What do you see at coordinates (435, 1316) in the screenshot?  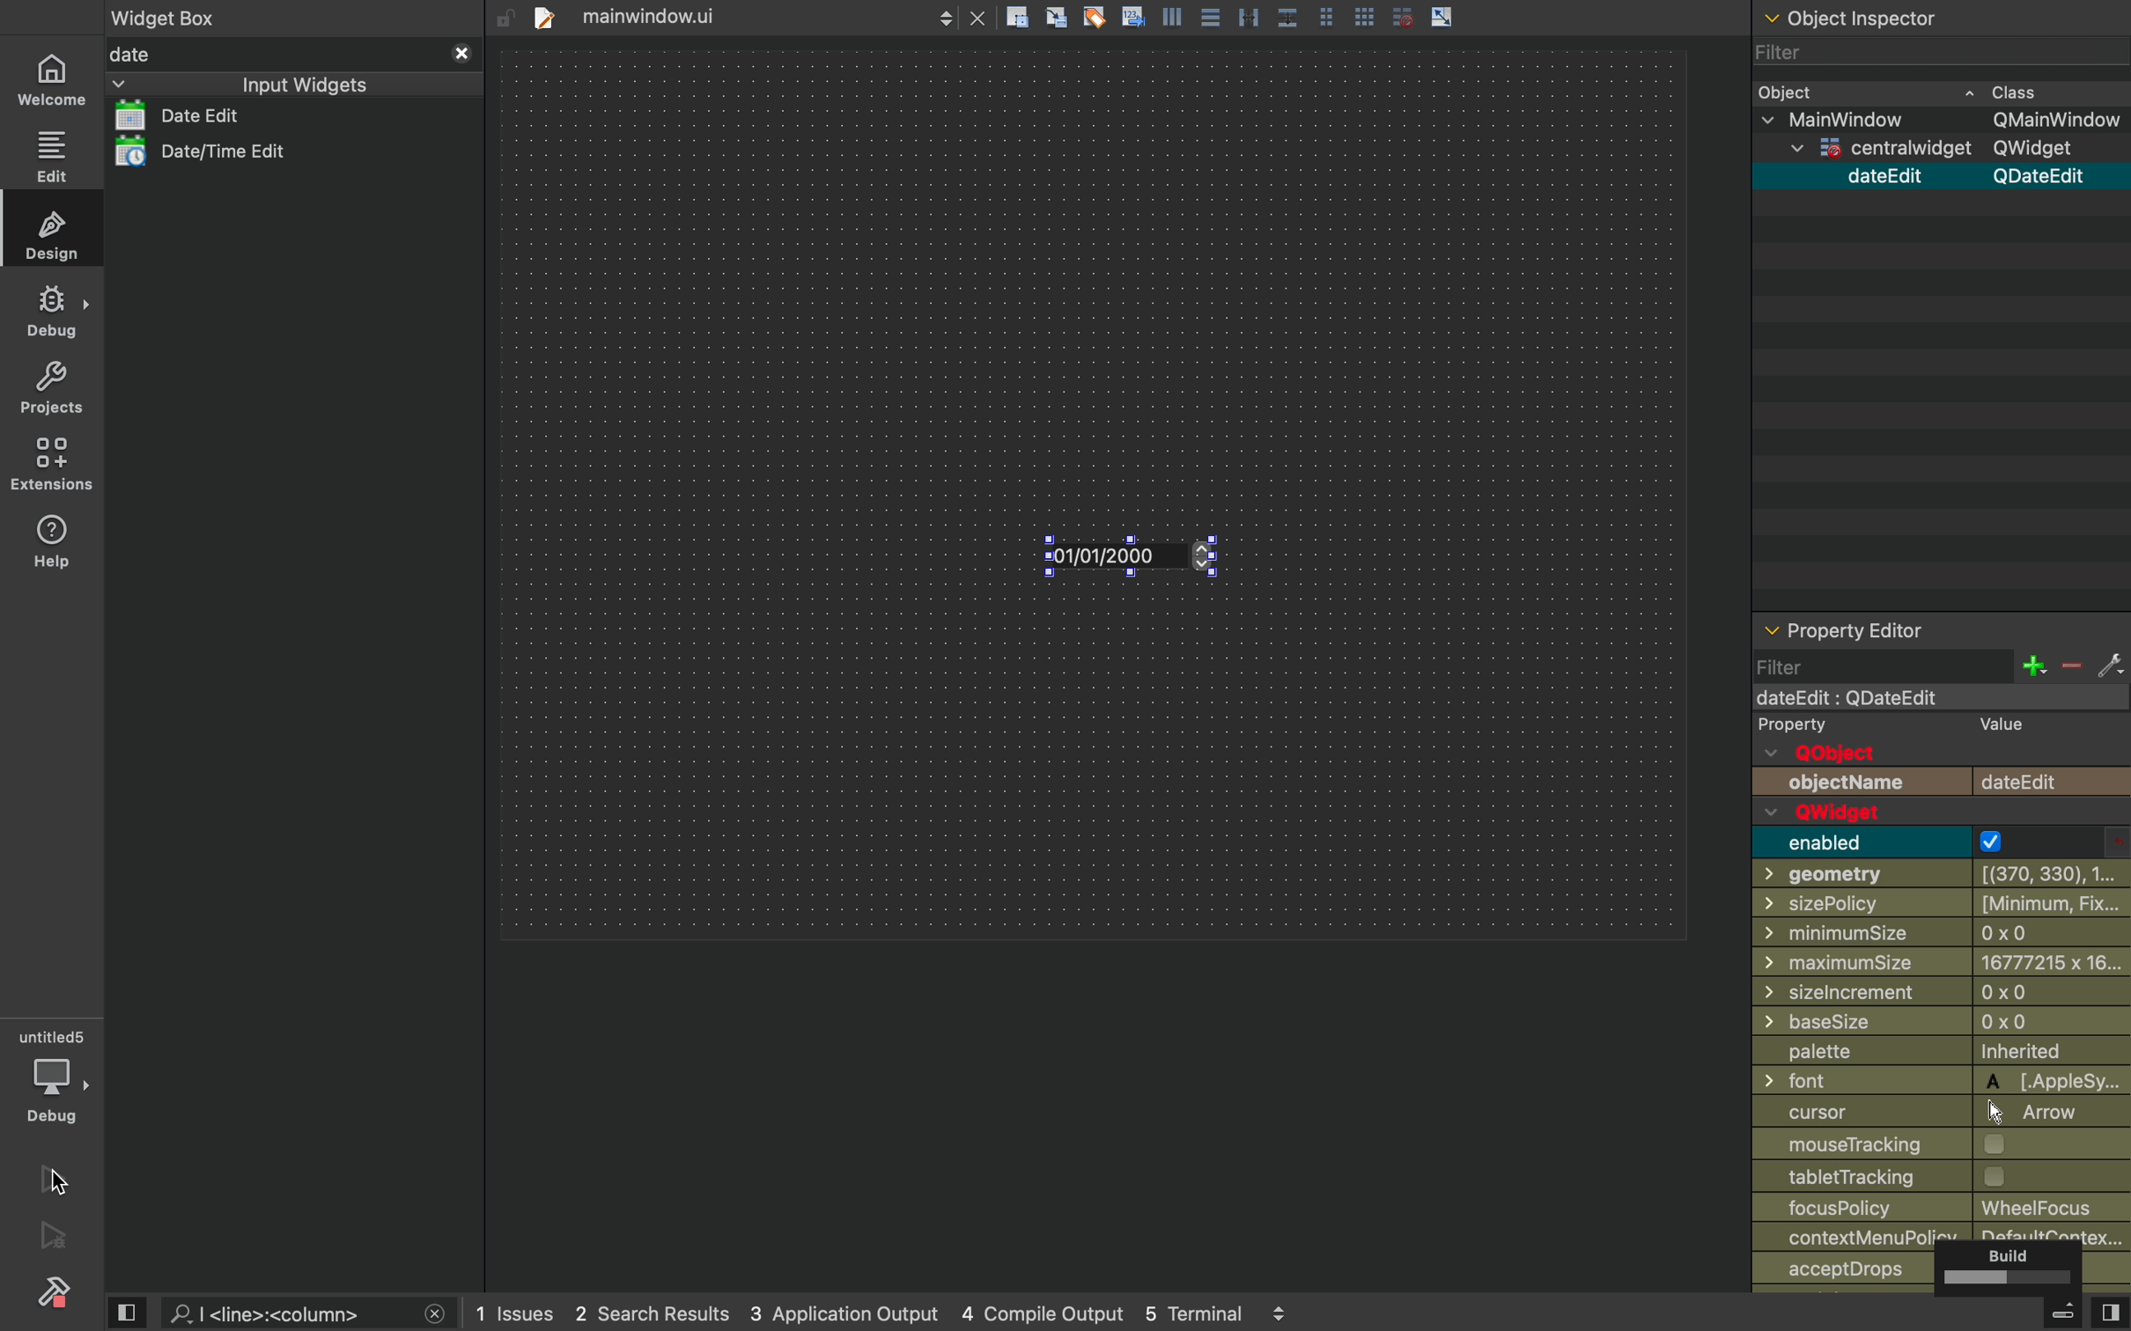 I see `close` at bounding box center [435, 1316].